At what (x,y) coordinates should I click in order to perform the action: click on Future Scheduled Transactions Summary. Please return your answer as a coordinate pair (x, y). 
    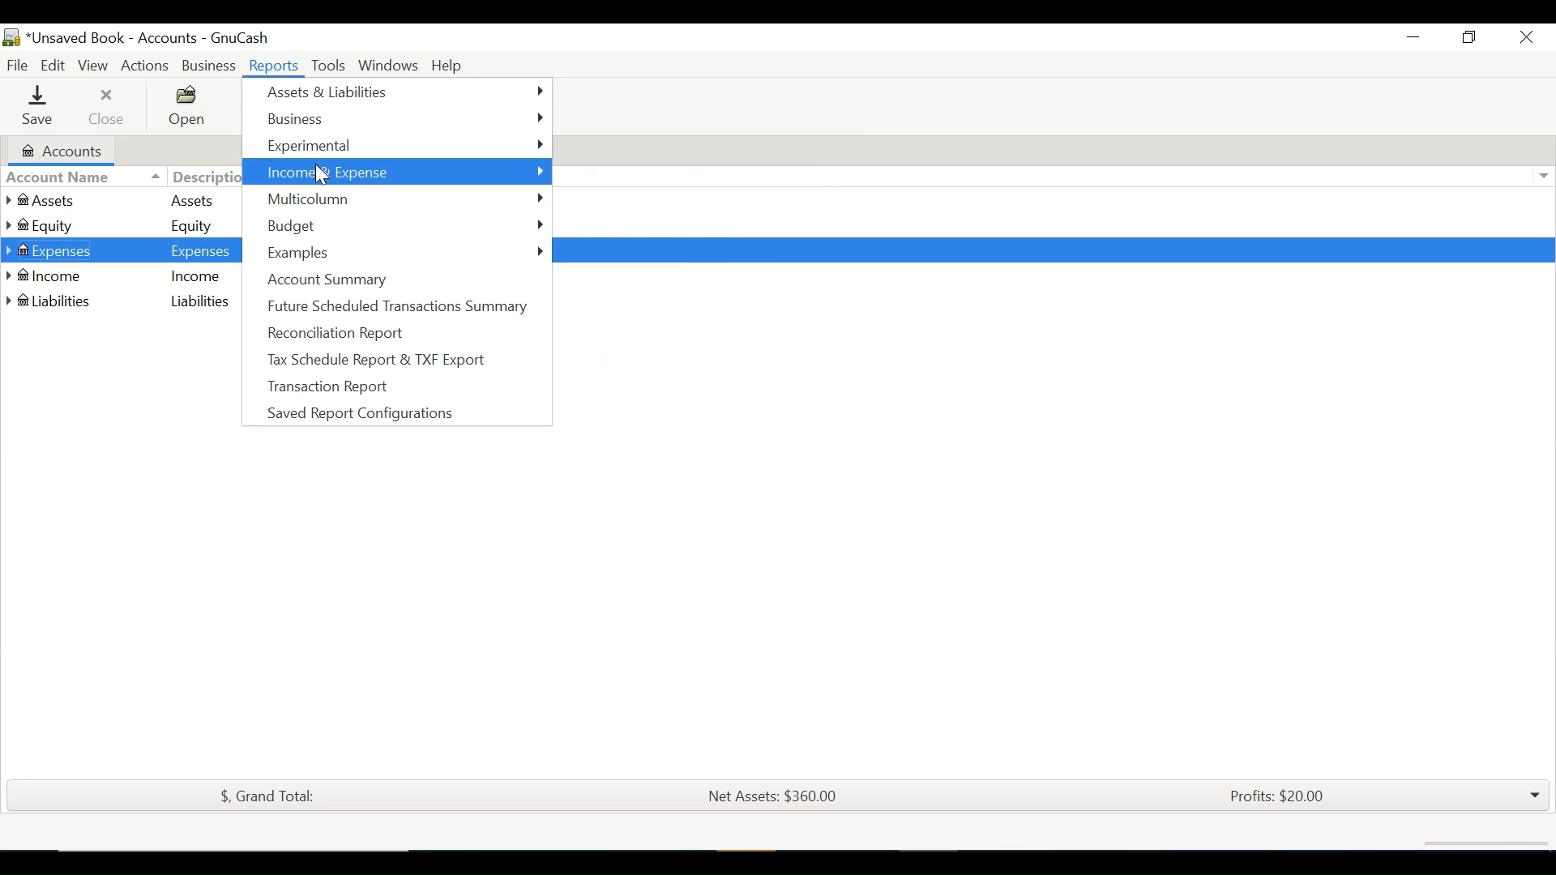
    Looking at the image, I should click on (388, 306).